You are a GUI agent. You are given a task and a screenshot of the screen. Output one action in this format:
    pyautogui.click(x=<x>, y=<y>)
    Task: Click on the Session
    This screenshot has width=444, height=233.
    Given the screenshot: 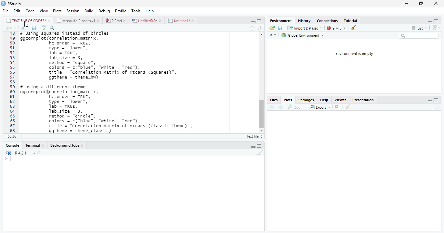 What is the action you would take?
    pyautogui.click(x=73, y=12)
    